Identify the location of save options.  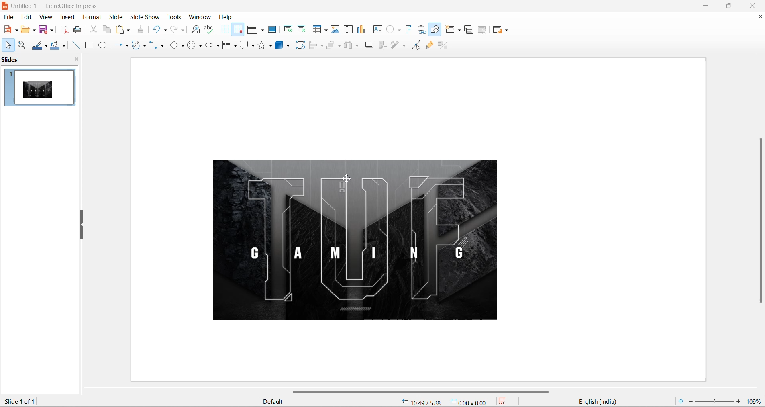
(52, 29).